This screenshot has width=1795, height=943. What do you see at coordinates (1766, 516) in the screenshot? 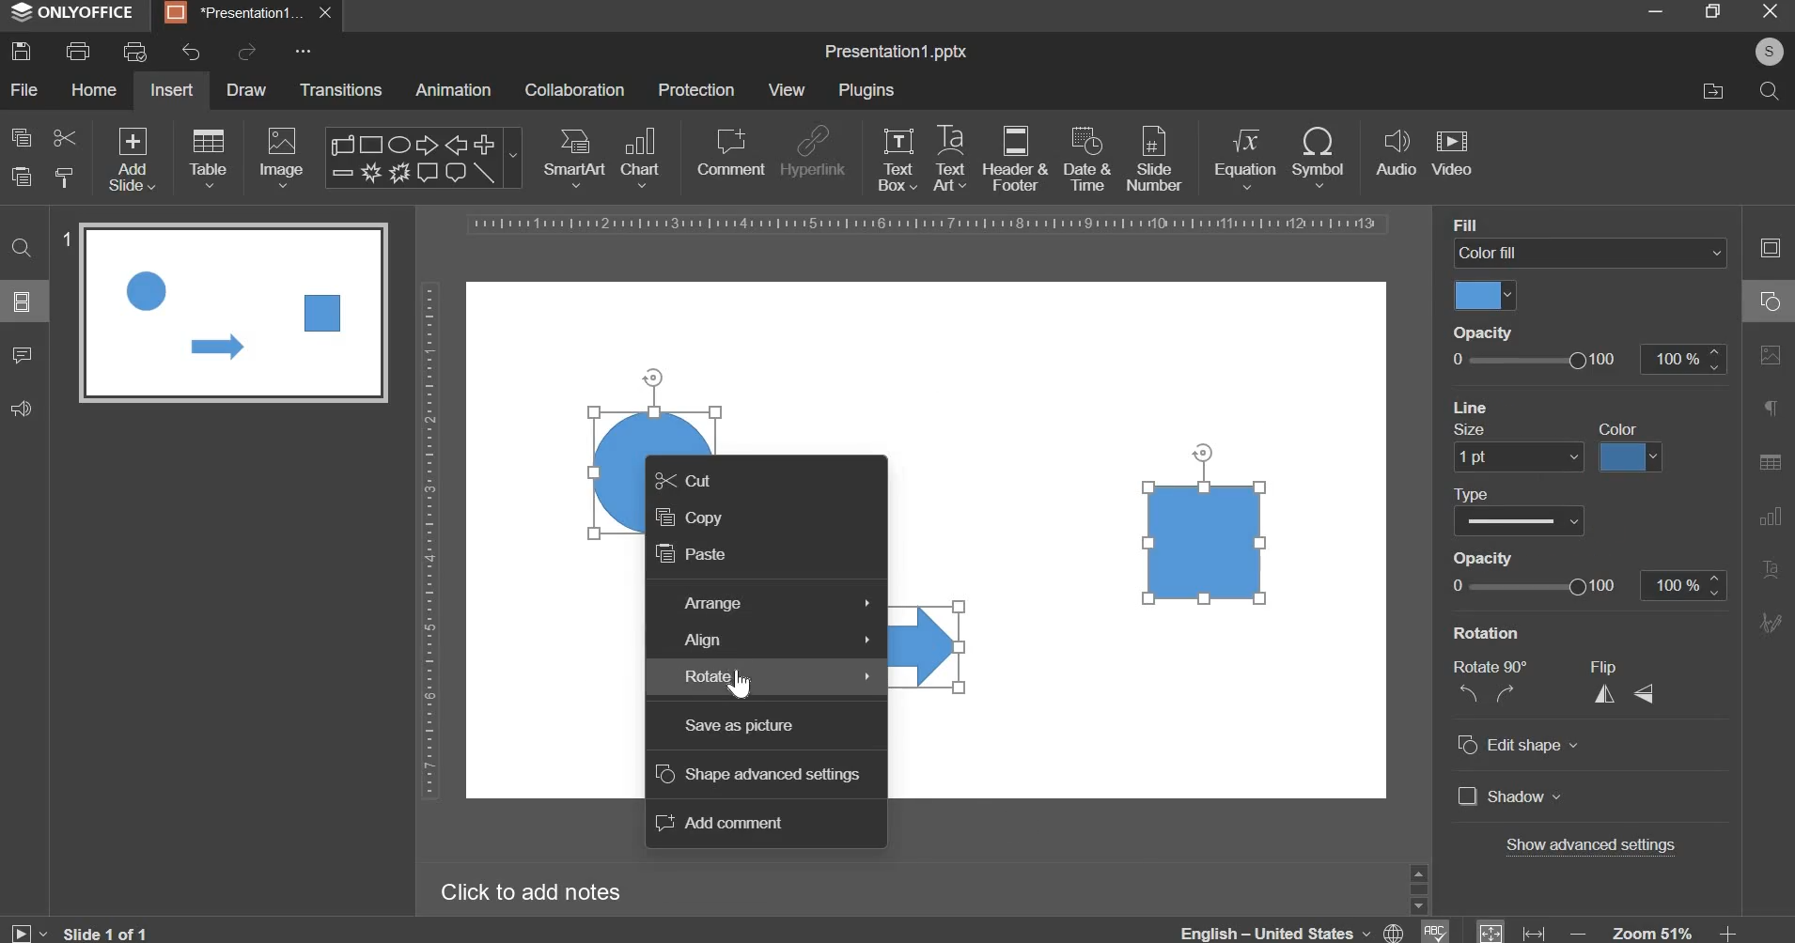
I see `chart settings` at bounding box center [1766, 516].